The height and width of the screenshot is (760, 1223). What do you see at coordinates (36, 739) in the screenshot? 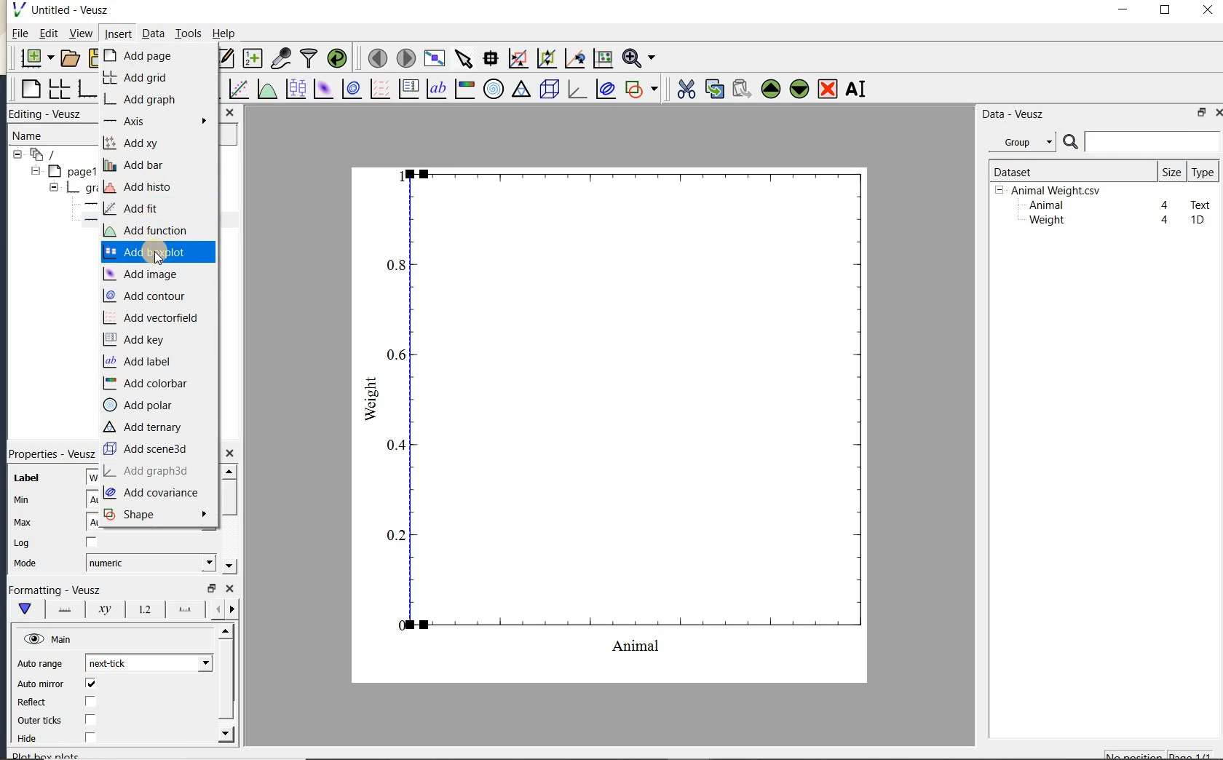
I see `hide` at bounding box center [36, 739].